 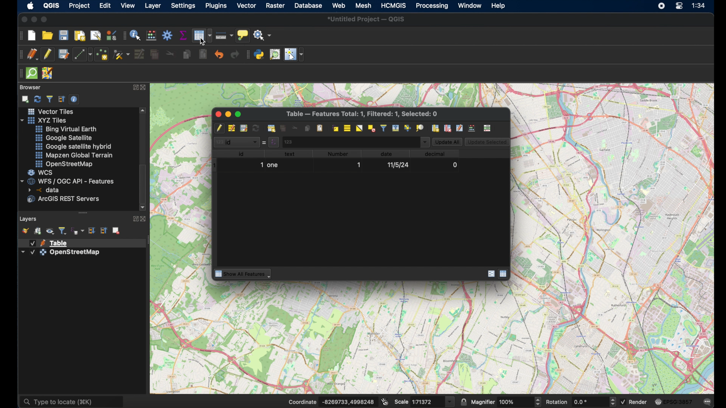 What do you see at coordinates (447, 141) in the screenshot?
I see `update all` at bounding box center [447, 141].